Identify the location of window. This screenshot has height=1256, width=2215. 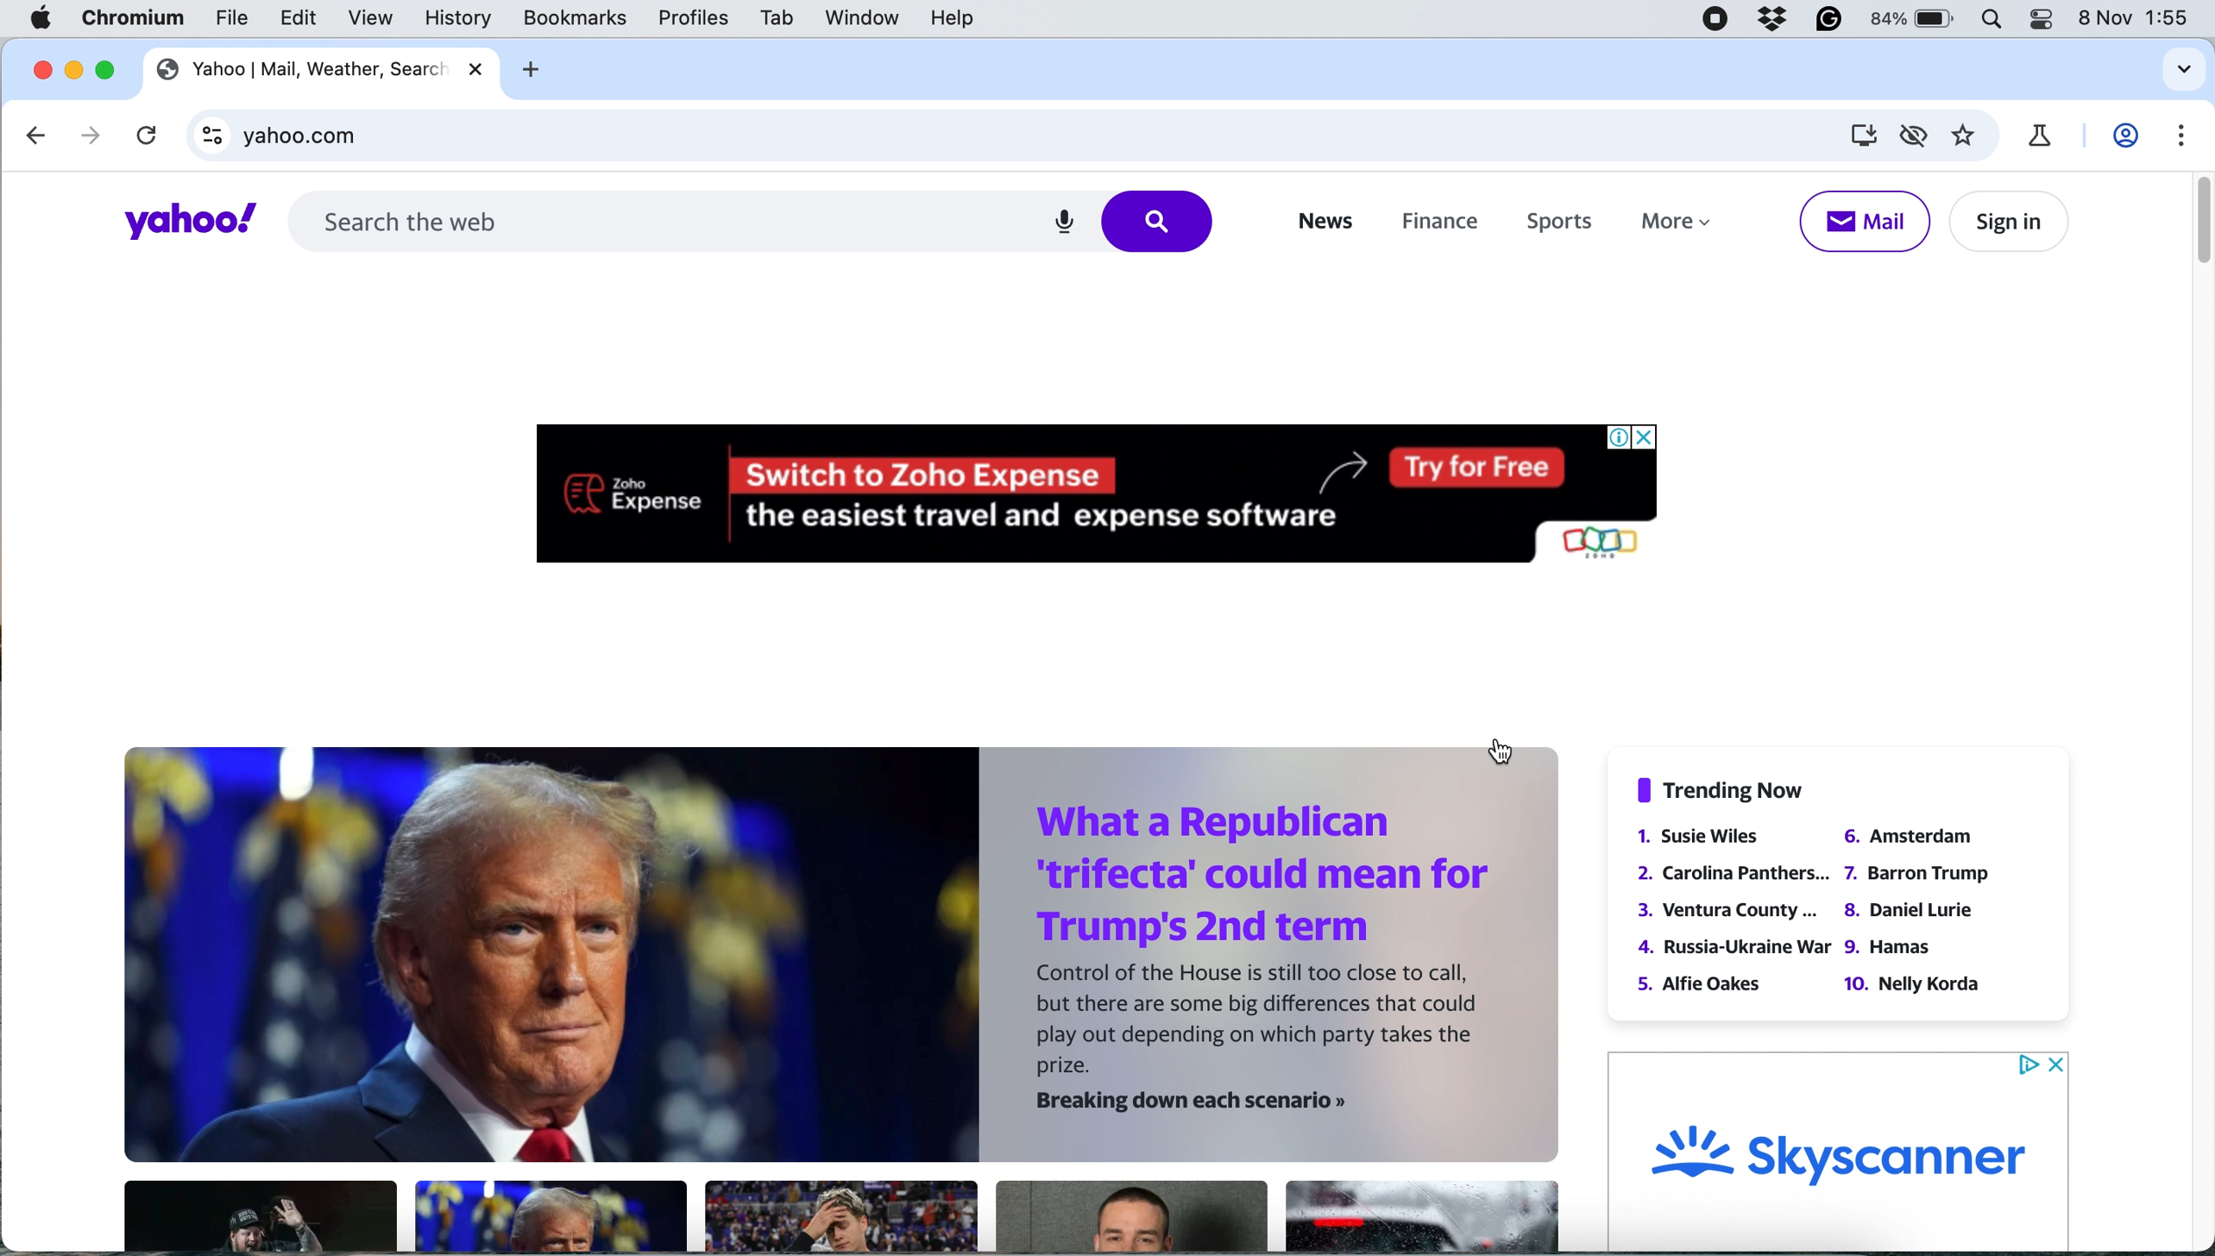
(872, 17).